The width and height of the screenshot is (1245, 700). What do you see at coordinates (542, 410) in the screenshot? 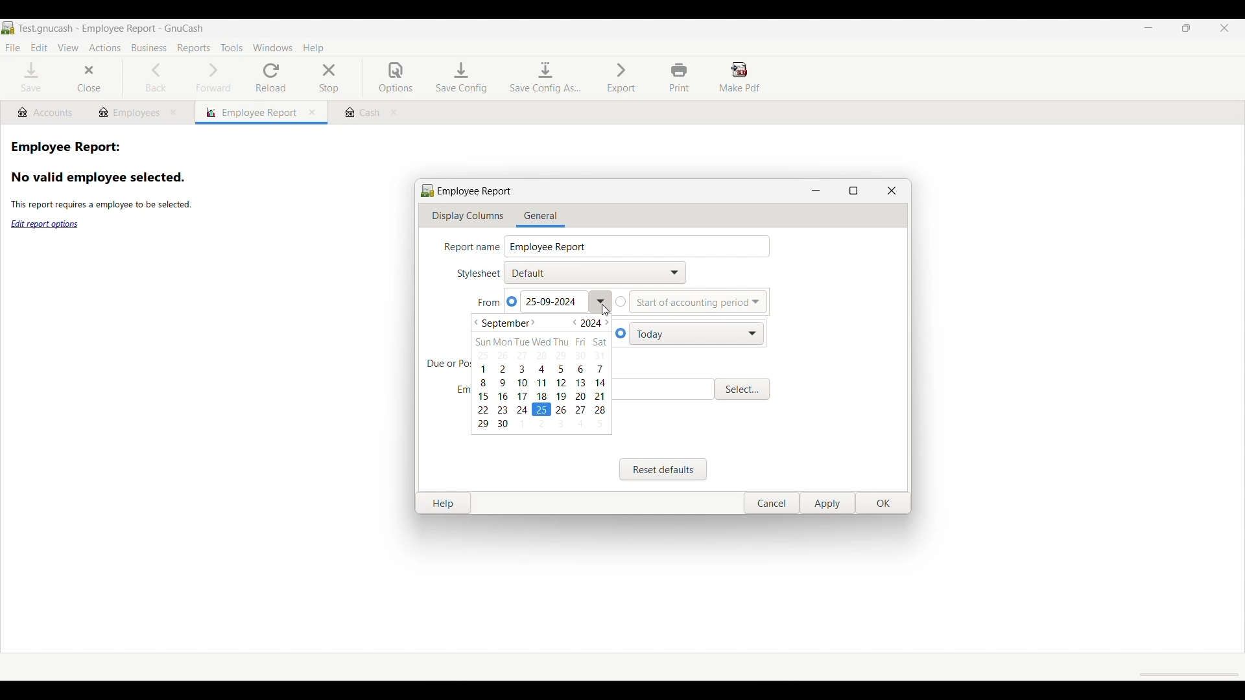
I see `Required start date selected` at bounding box center [542, 410].